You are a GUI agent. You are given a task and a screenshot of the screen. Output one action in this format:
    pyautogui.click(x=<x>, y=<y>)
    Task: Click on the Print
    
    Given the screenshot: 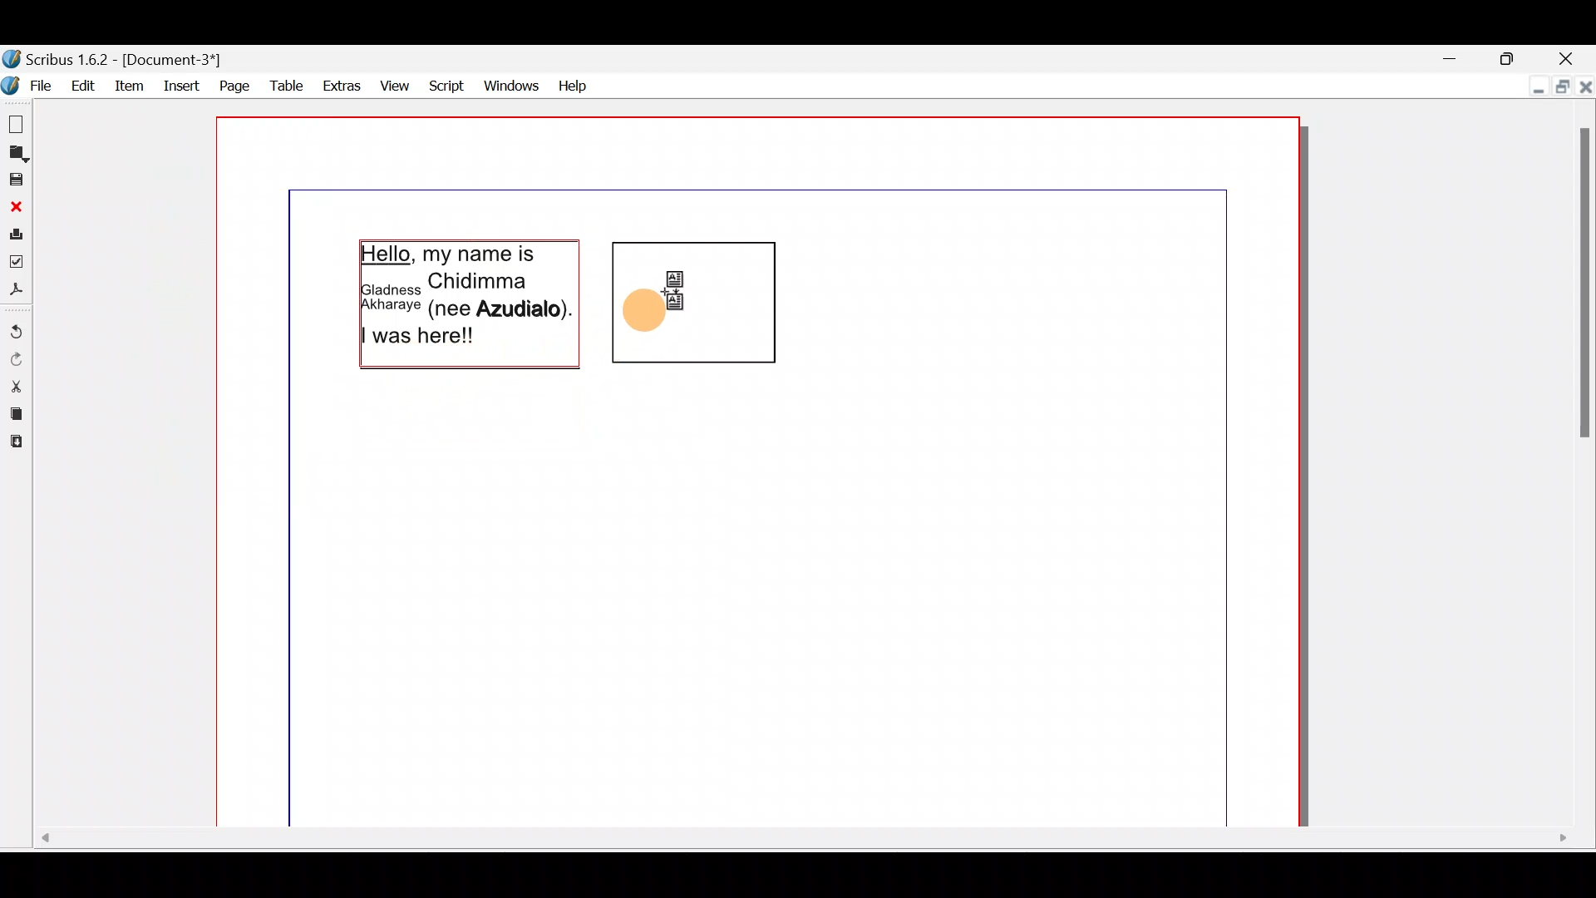 What is the action you would take?
    pyautogui.click(x=16, y=232)
    